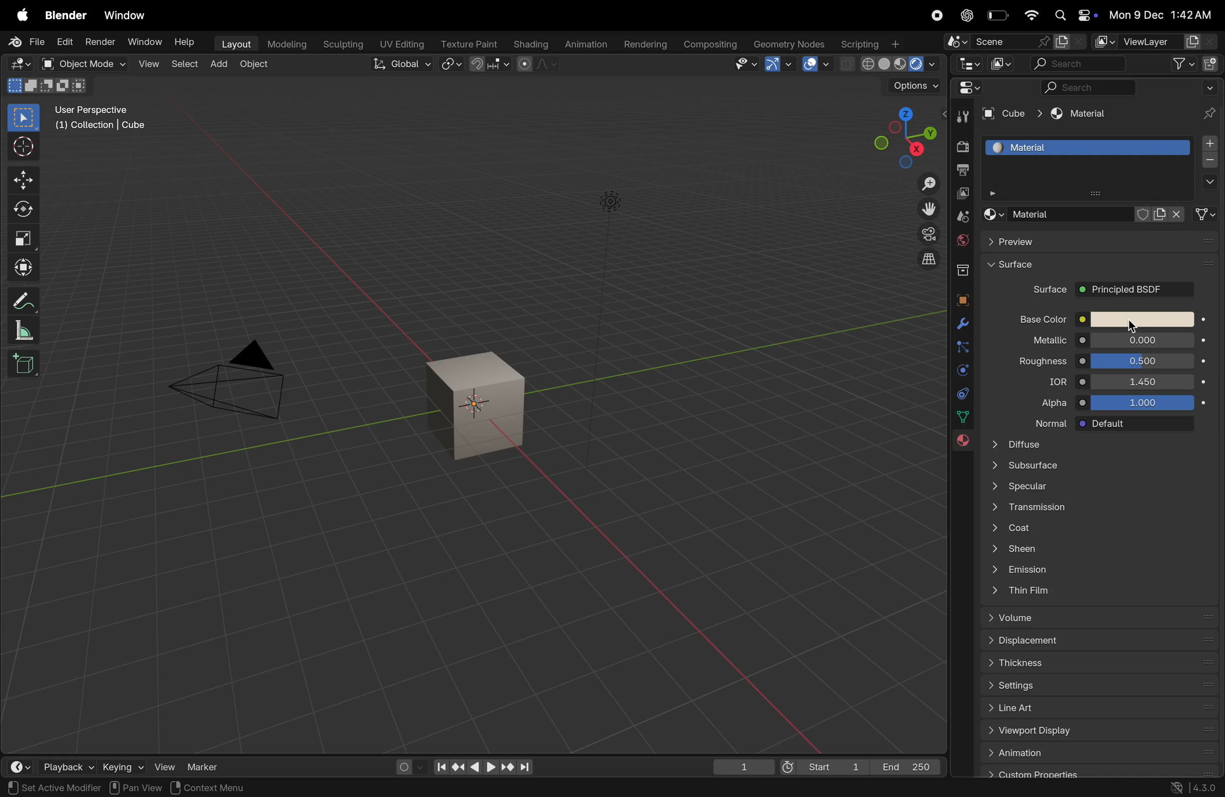  What do you see at coordinates (1207, 214) in the screenshot?
I see `link` at bounding box center [1207, 214].